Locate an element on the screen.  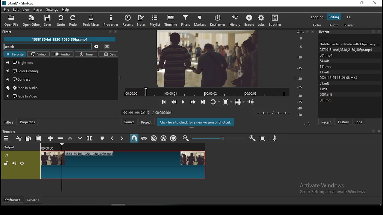
001.mpd is located at coordinates (327, 55).